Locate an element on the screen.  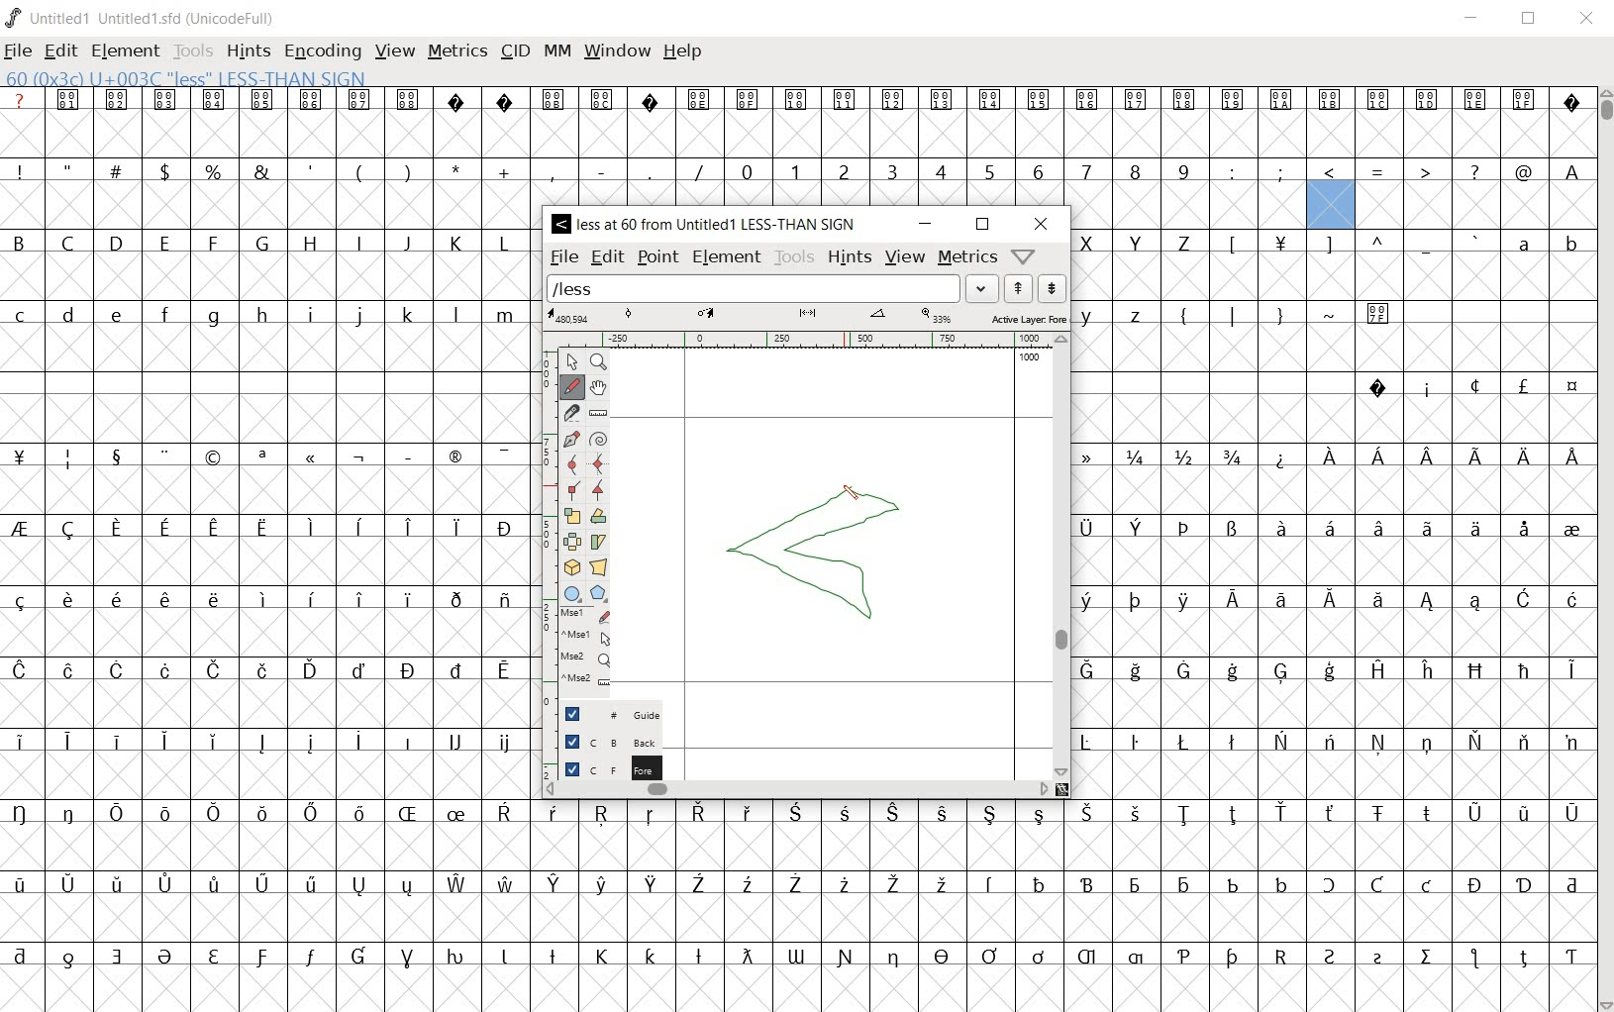
foreground is located at coordinates (602, 764).